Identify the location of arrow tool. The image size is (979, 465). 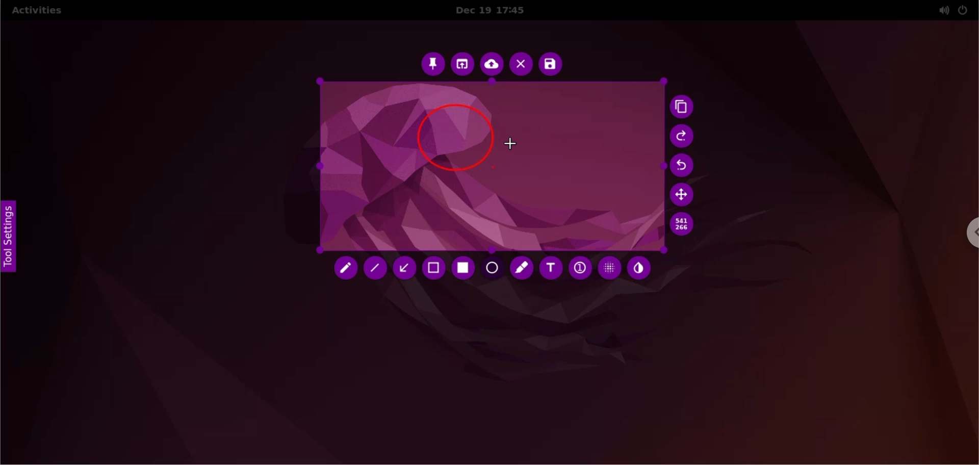
(406, 268).